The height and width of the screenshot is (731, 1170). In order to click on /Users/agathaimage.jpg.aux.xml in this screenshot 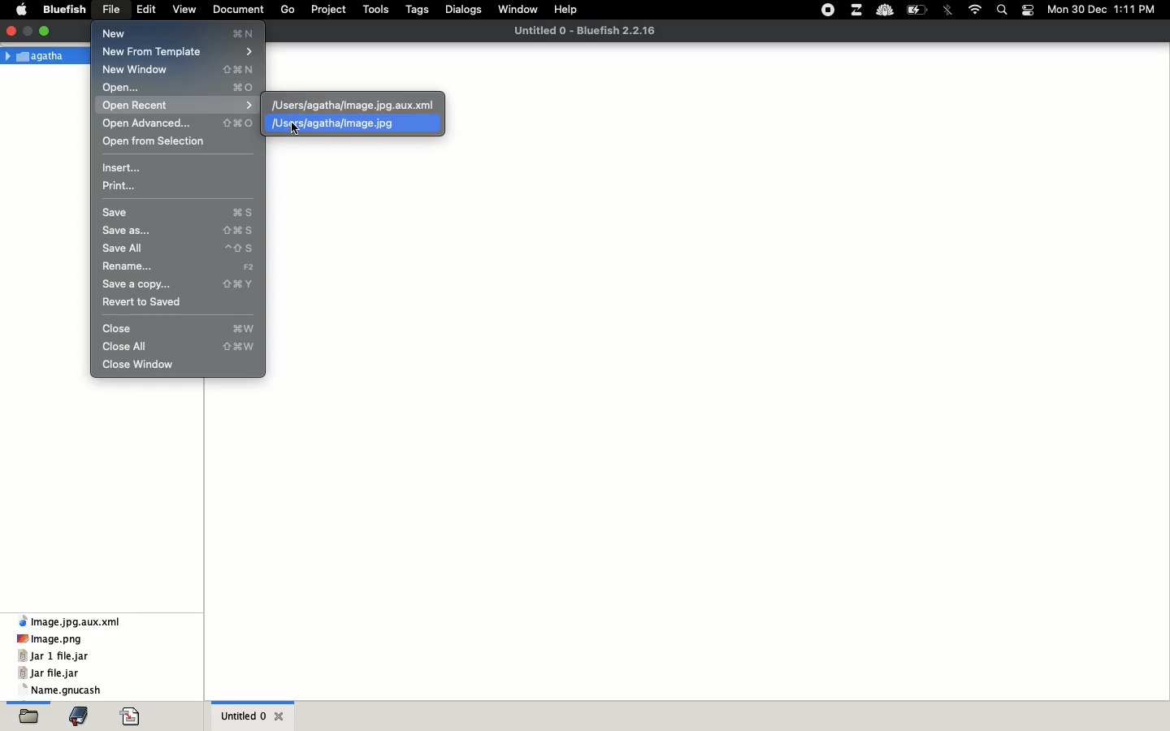, I will do `click(353, 104)`.